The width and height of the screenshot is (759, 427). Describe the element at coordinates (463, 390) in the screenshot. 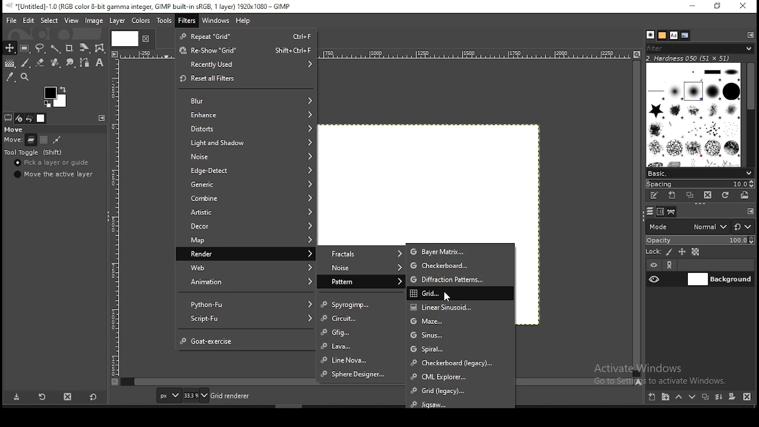

I see `grid legacy` at that location.